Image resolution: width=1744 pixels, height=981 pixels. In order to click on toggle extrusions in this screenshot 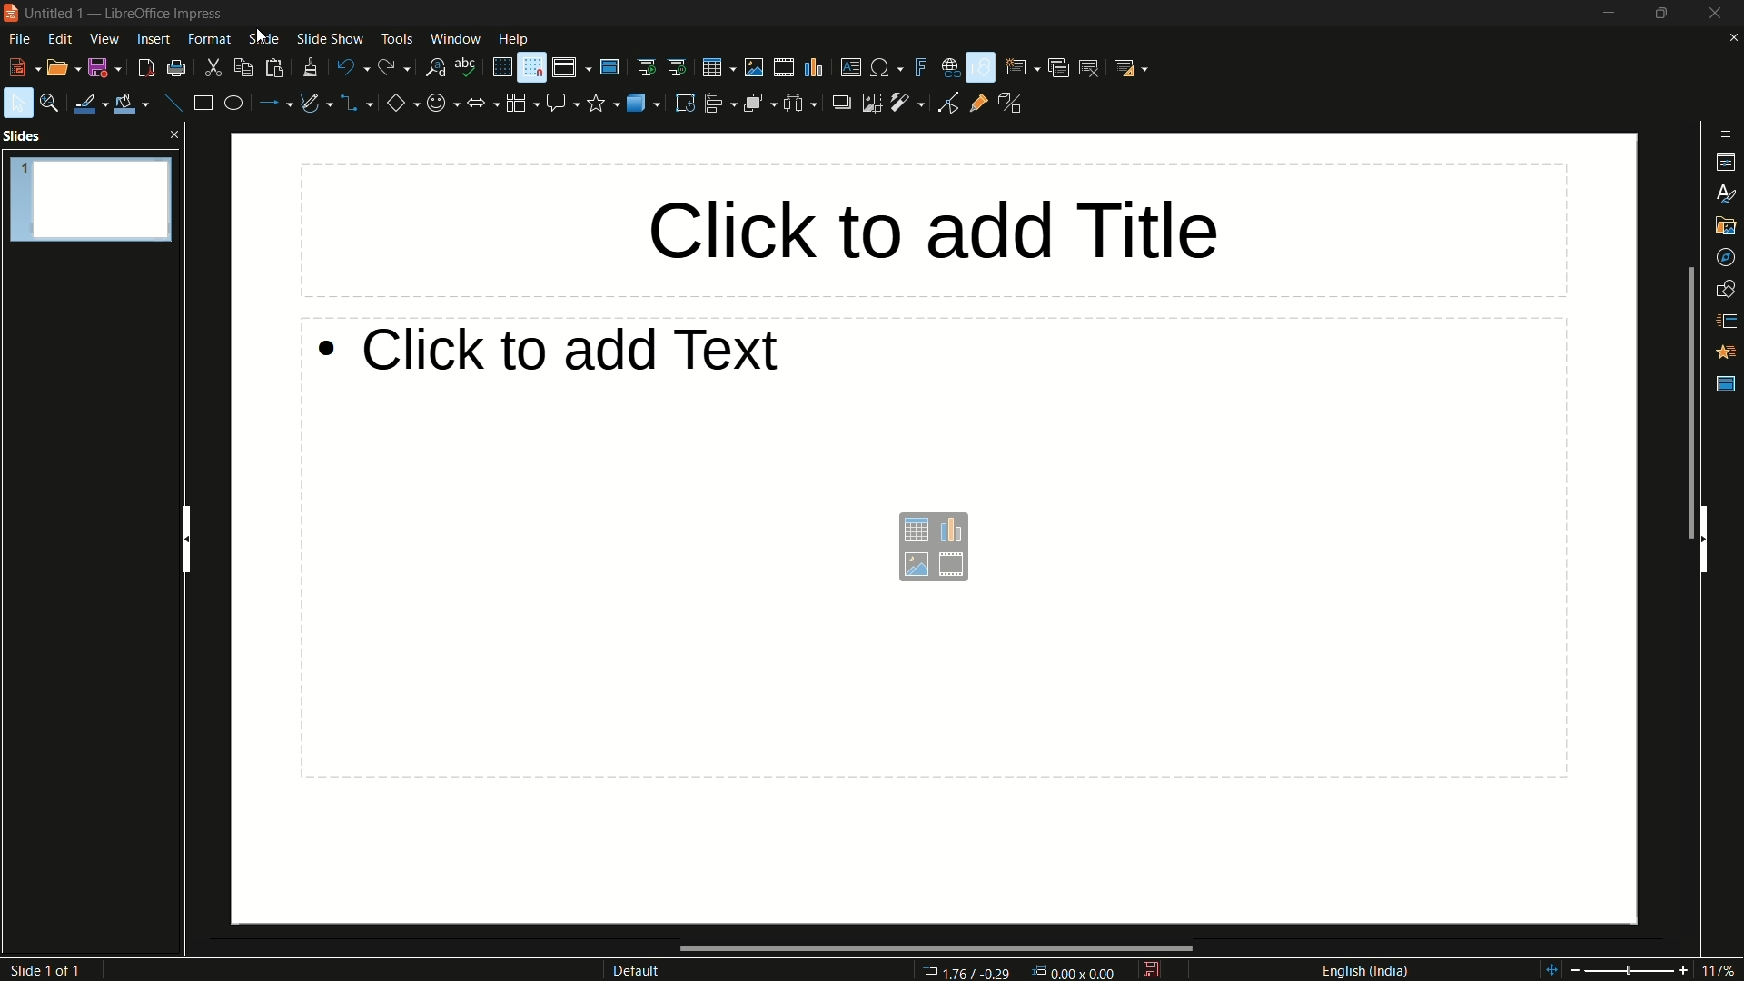, I will do `click(1015, 104)`.